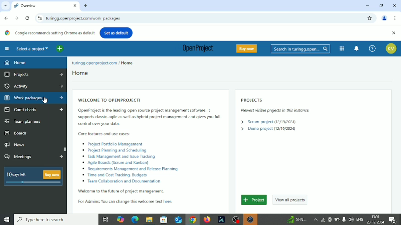 This screenshot has height=225, width=401. Describe the element at coordinates (336, 220) in the screenshot. I see `Battery` at that location.